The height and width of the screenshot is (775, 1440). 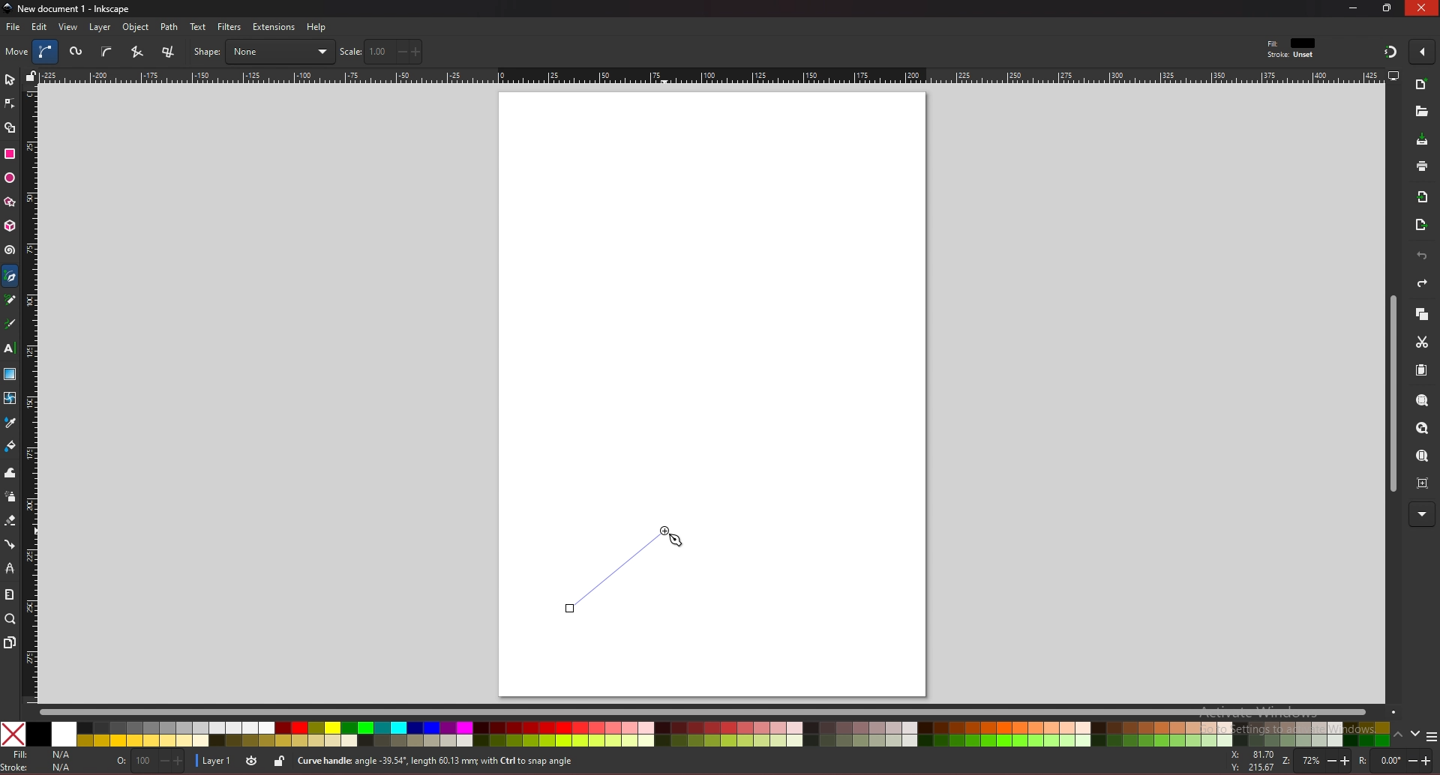 What do you see at coordinates (1421, 315) in the screenshot?
I see `copy` at bounding box center [1421, 315].